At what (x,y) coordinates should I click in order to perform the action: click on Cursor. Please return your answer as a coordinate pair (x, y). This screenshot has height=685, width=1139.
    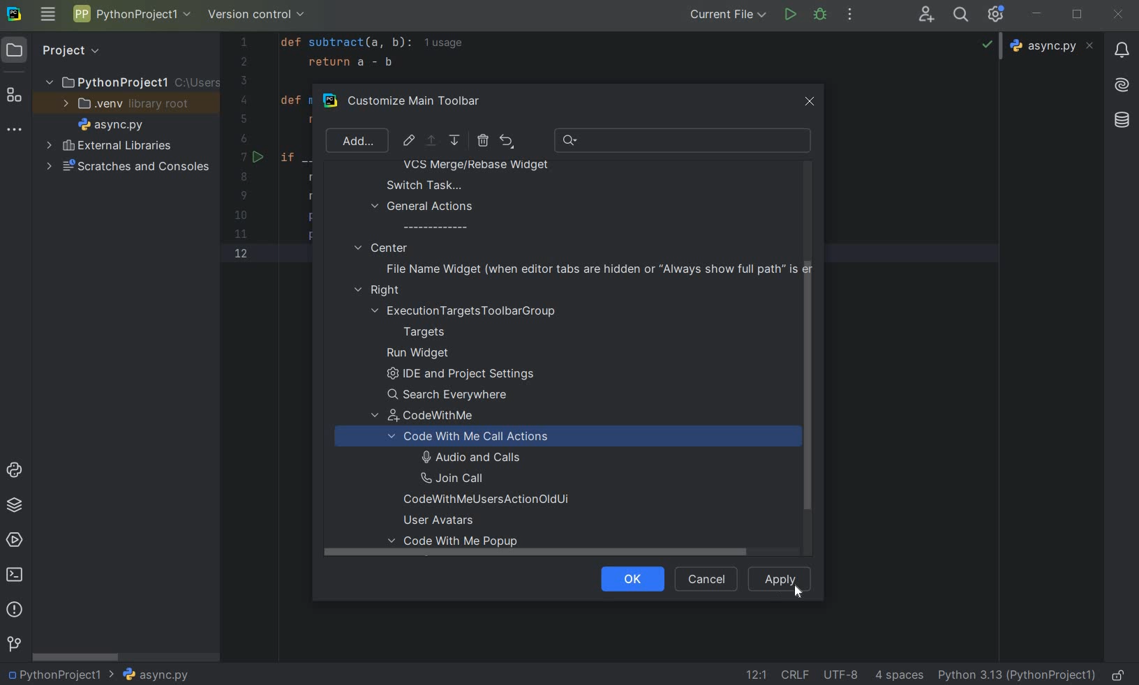
    Looking at the image, I should click on (796, 591).